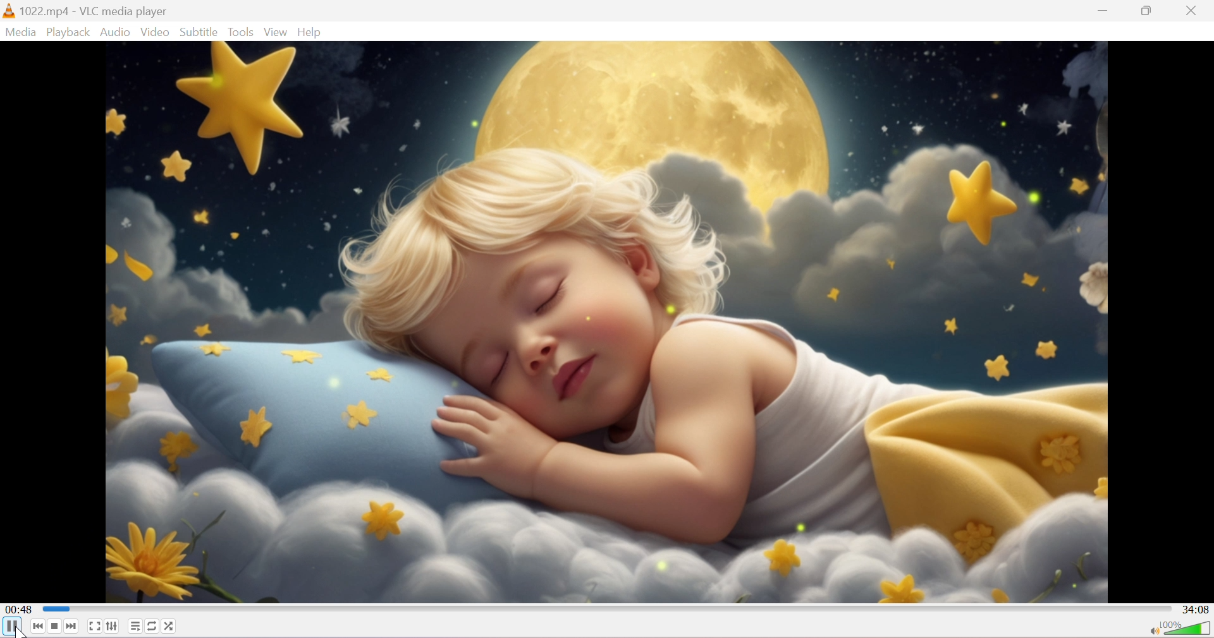  Describe the element at coordinates (1147, 11) in the screenshot. I see `Maximize` at that location.